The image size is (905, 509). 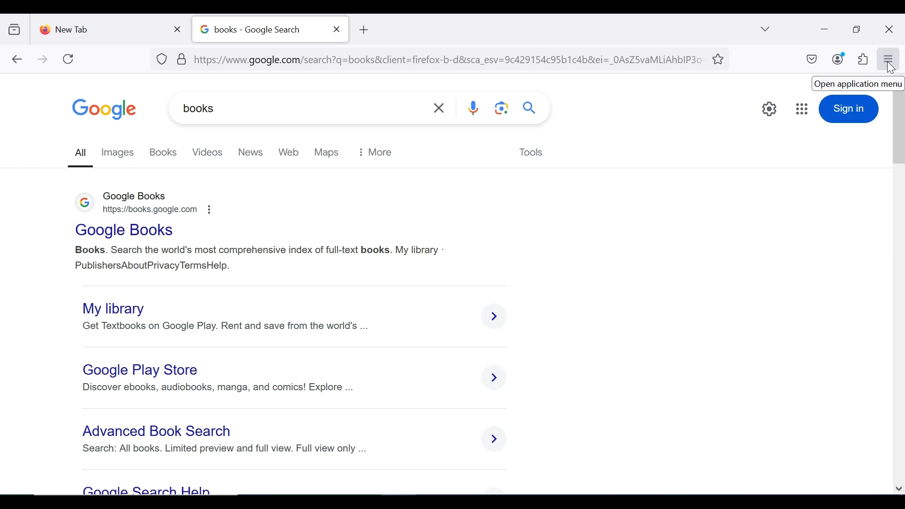 I want to click on all, so click(x=82, y=153).